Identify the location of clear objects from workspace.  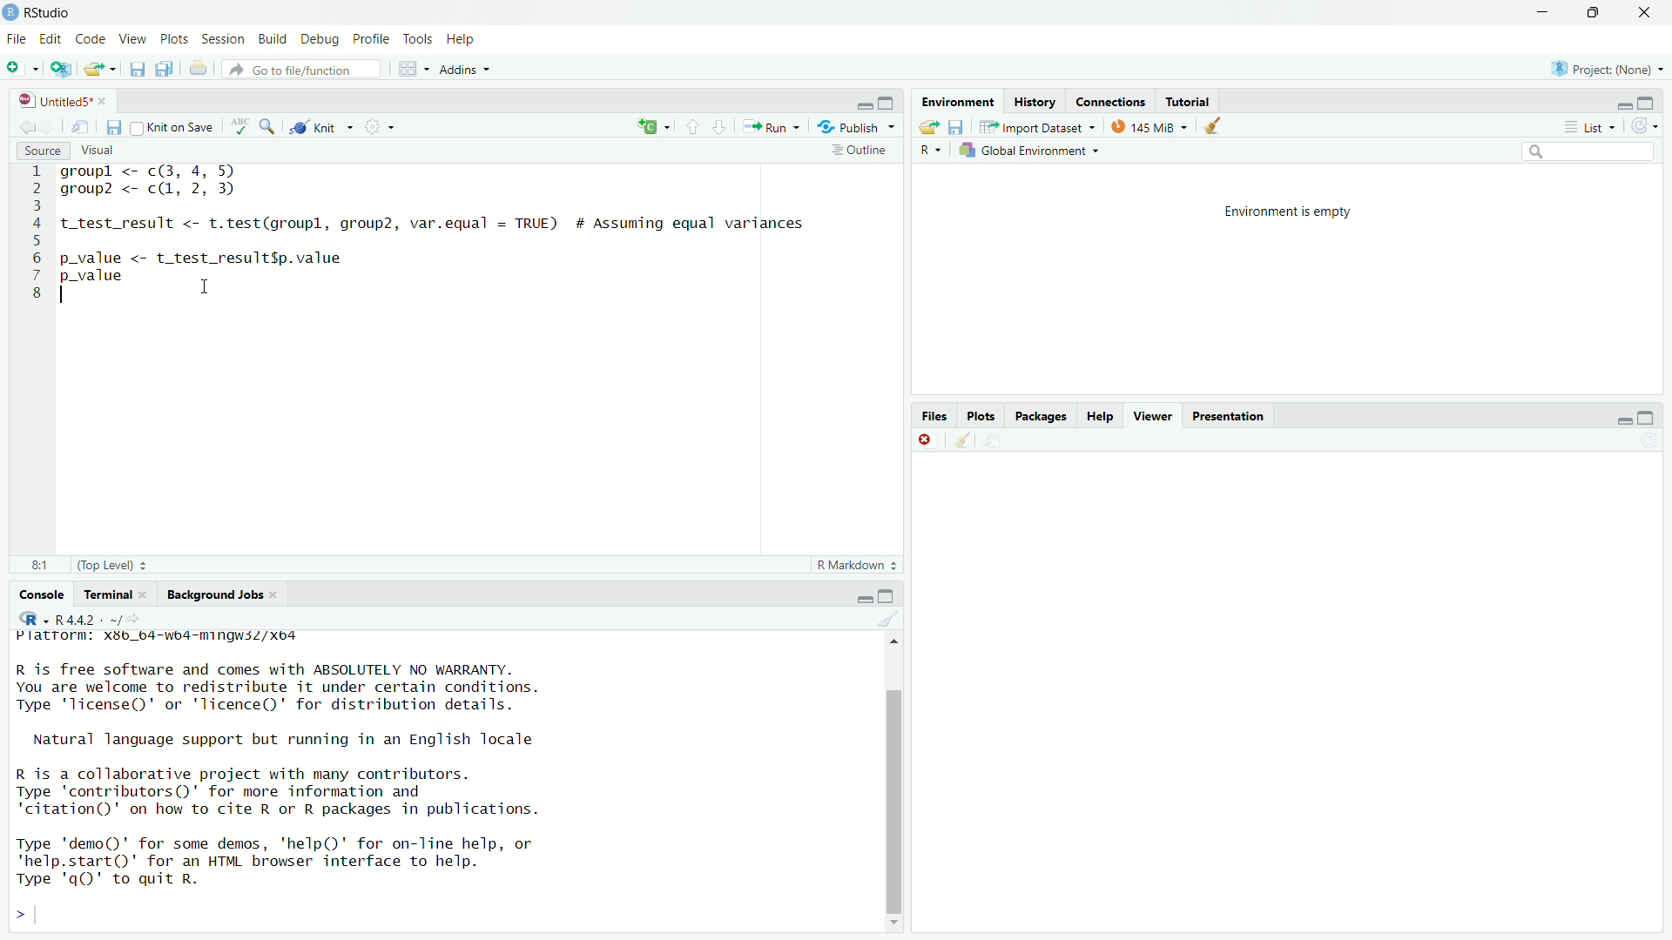
(1216, 125).